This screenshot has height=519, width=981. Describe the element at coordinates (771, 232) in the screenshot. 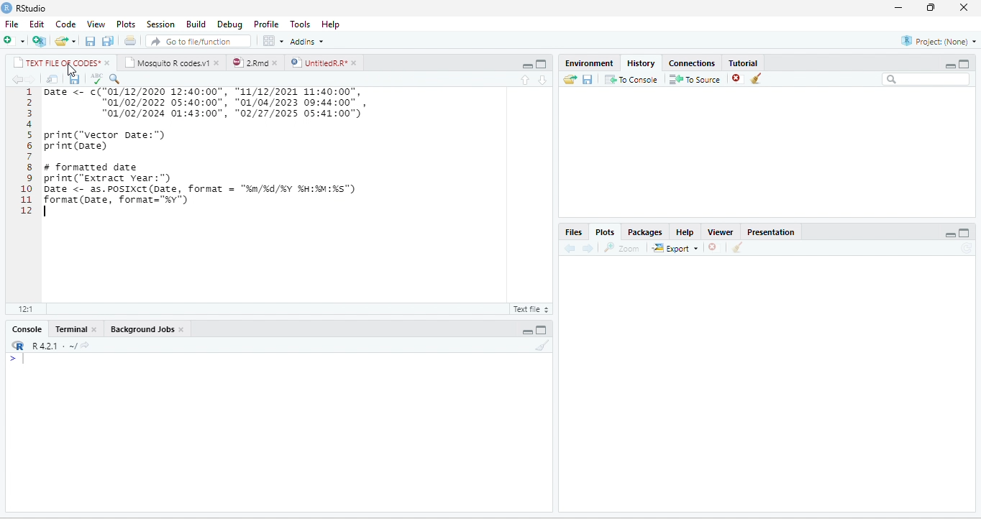

I see `Presentation` at that location.